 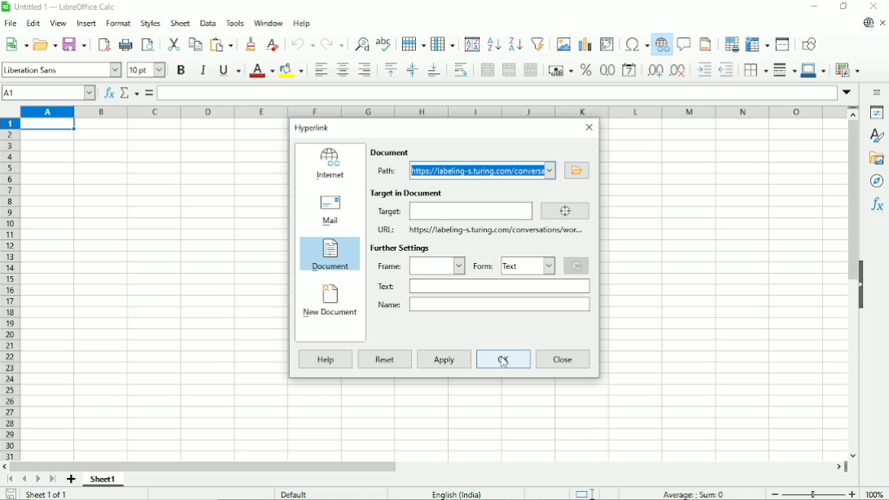 What do you see at coordinates (151, 23) in the screenshot?
I see `styles` at bounding box center [151, 23].